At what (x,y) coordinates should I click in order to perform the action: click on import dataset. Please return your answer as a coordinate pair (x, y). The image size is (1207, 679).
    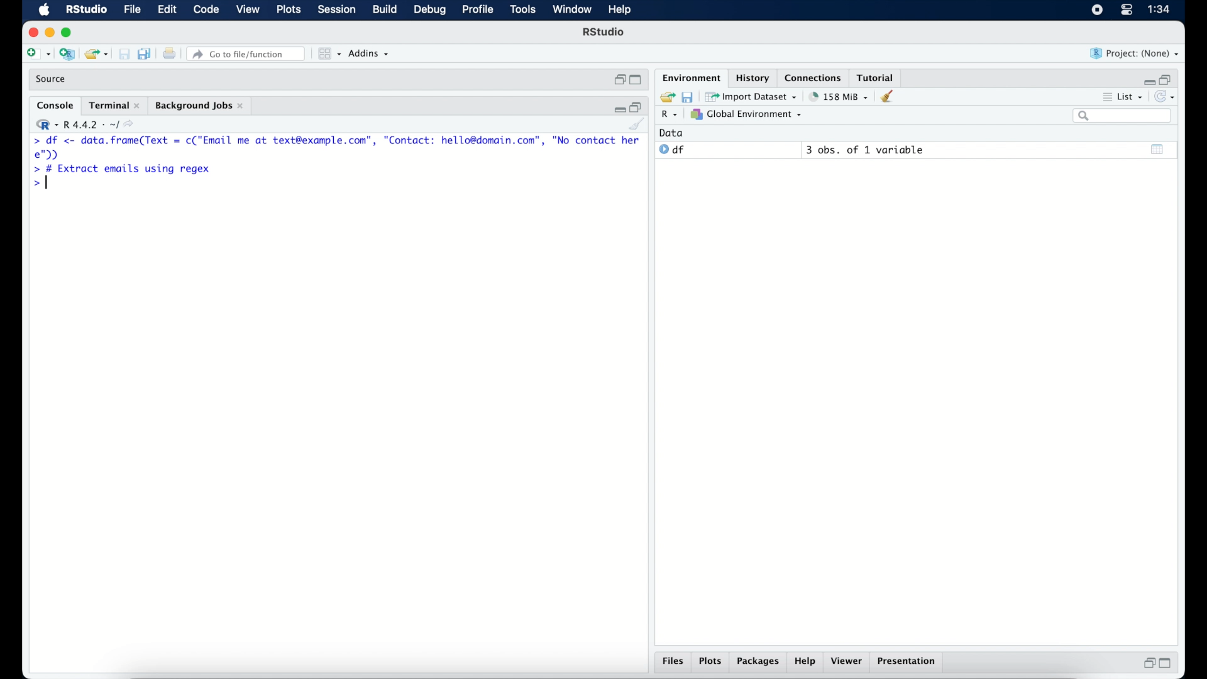
    Looking at the image, I should click on (753, 97).